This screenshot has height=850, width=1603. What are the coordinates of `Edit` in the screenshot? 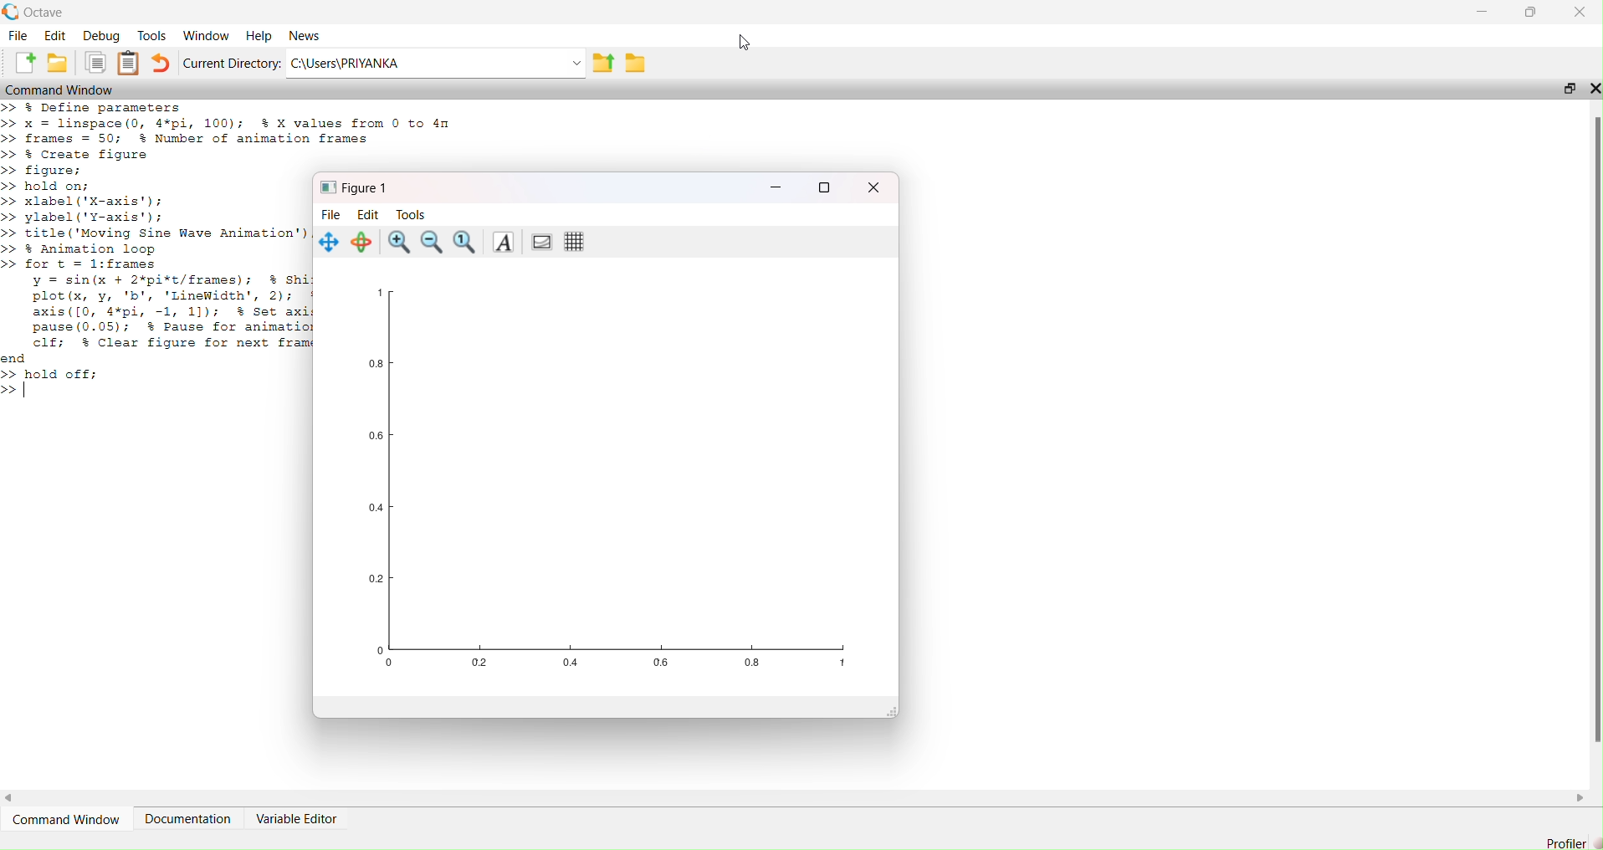 It's located at (54, 35).